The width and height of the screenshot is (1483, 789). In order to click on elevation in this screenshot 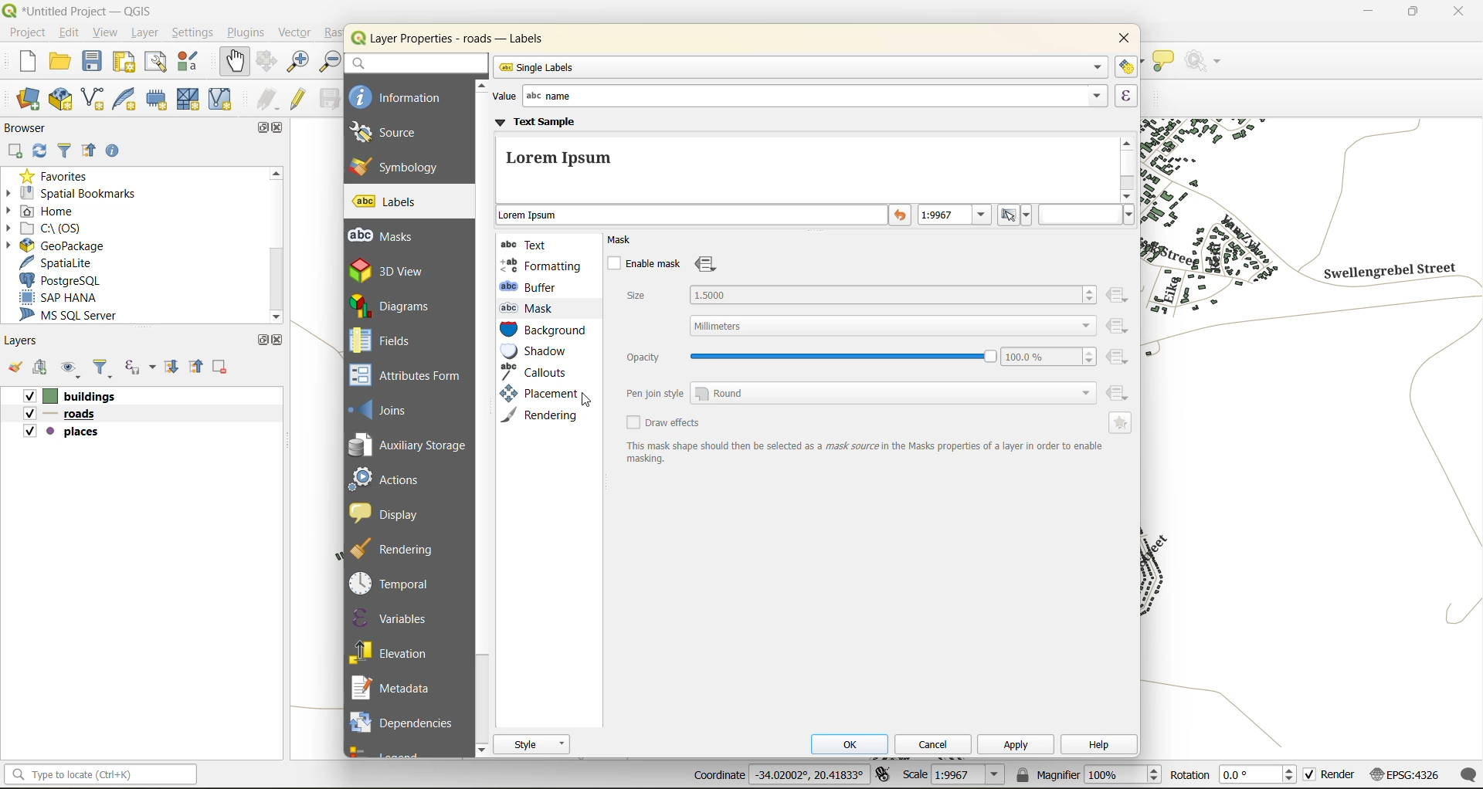, I will do `click(395, 651)`.